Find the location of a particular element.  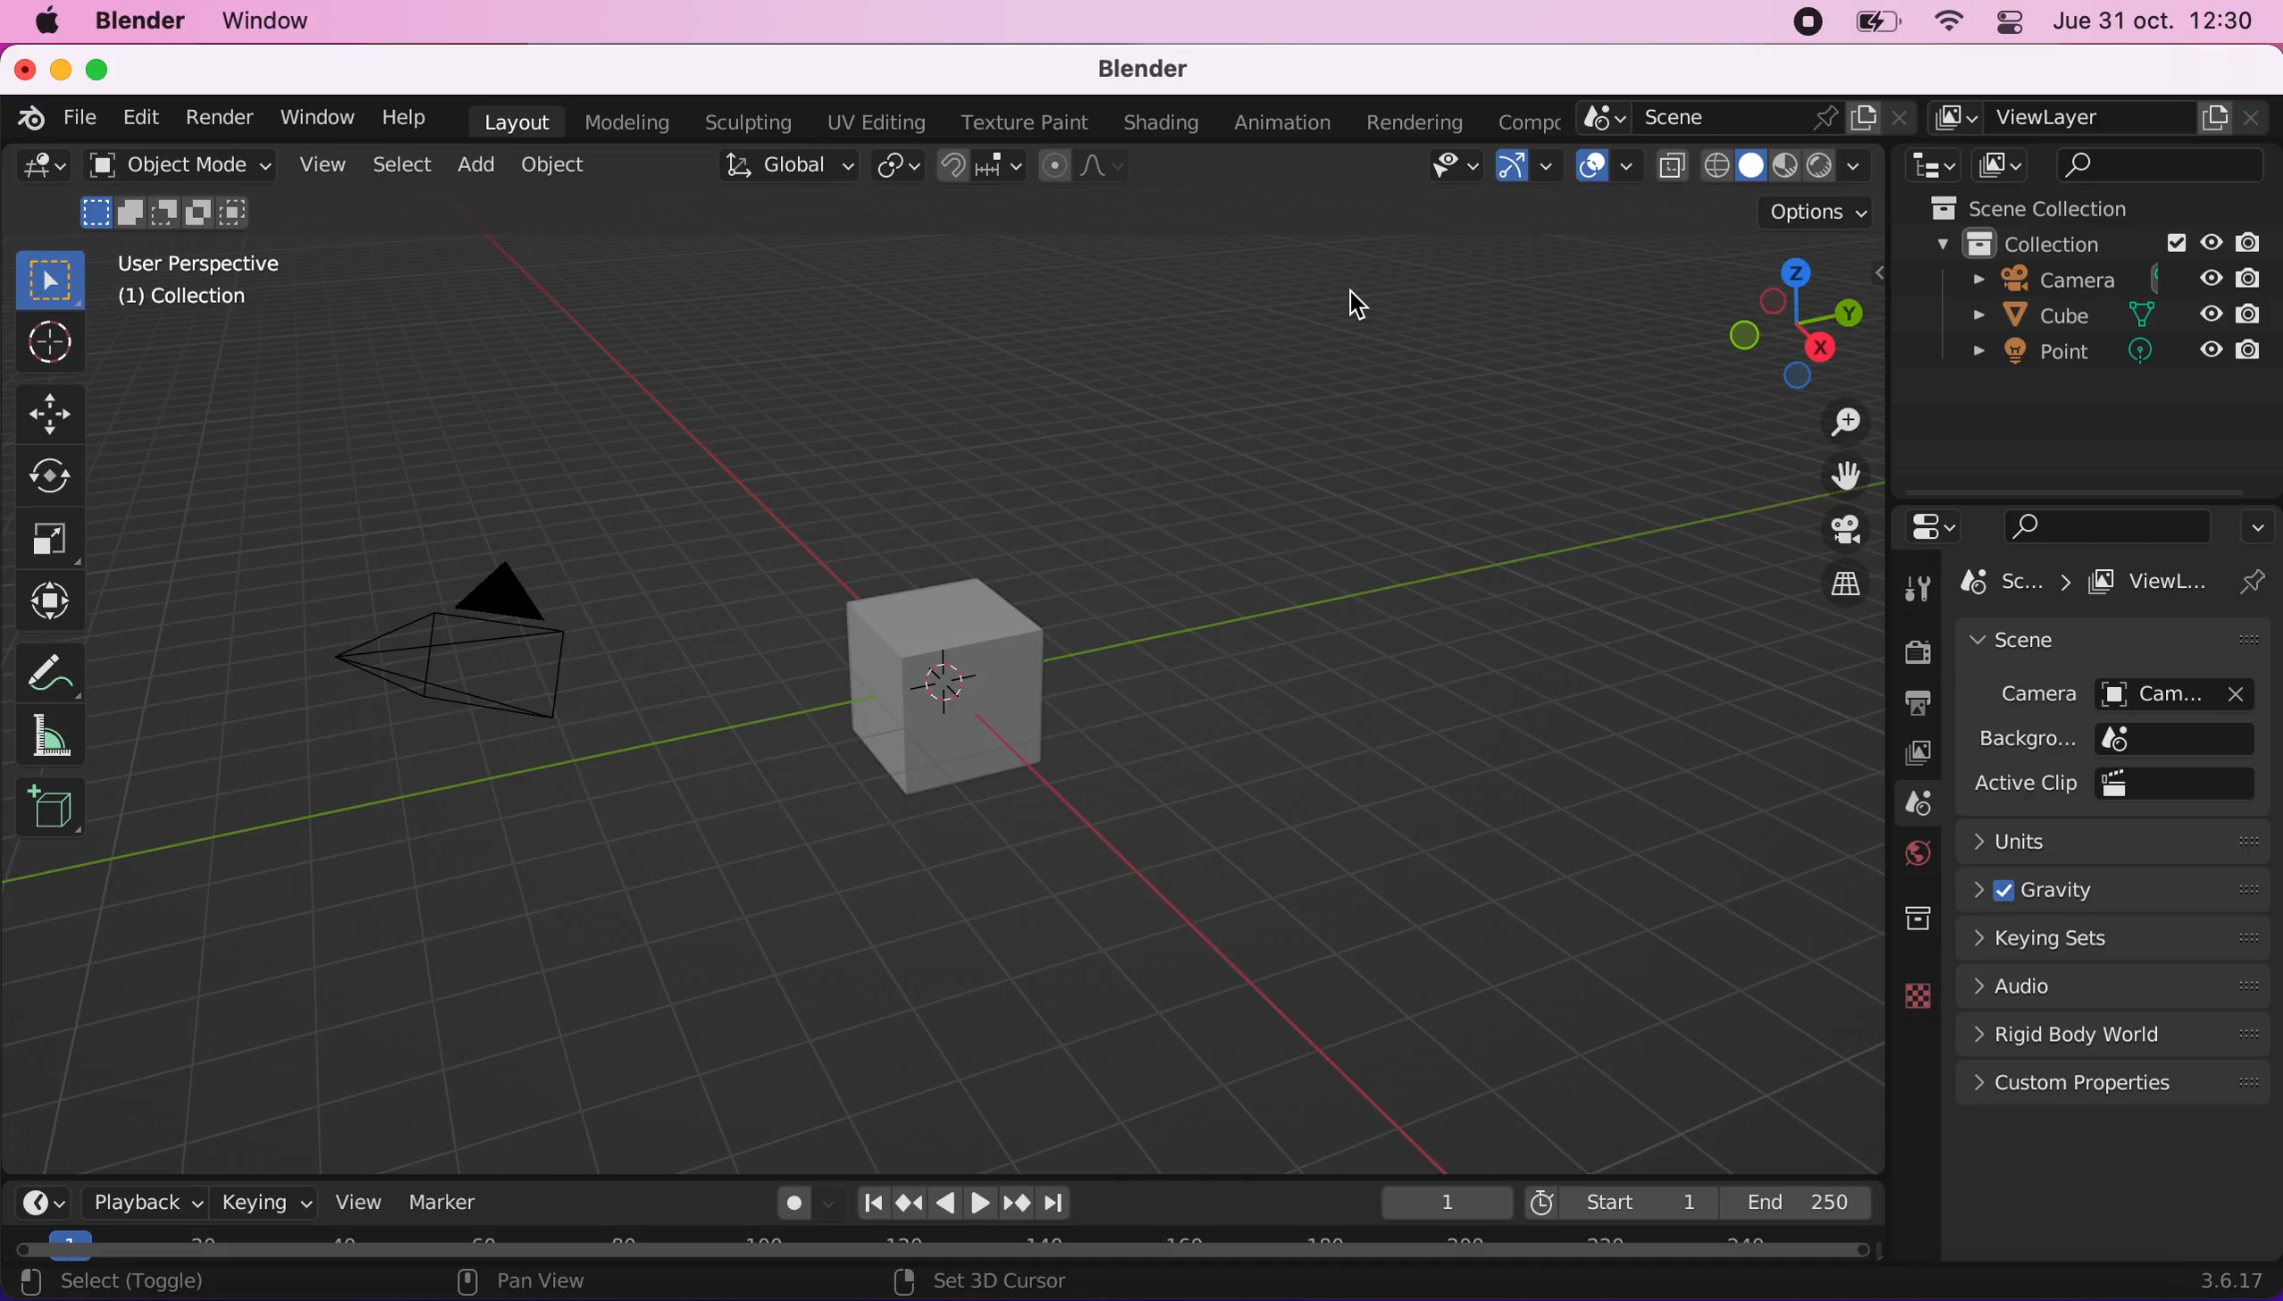

move is located at coordinates (51, 411).